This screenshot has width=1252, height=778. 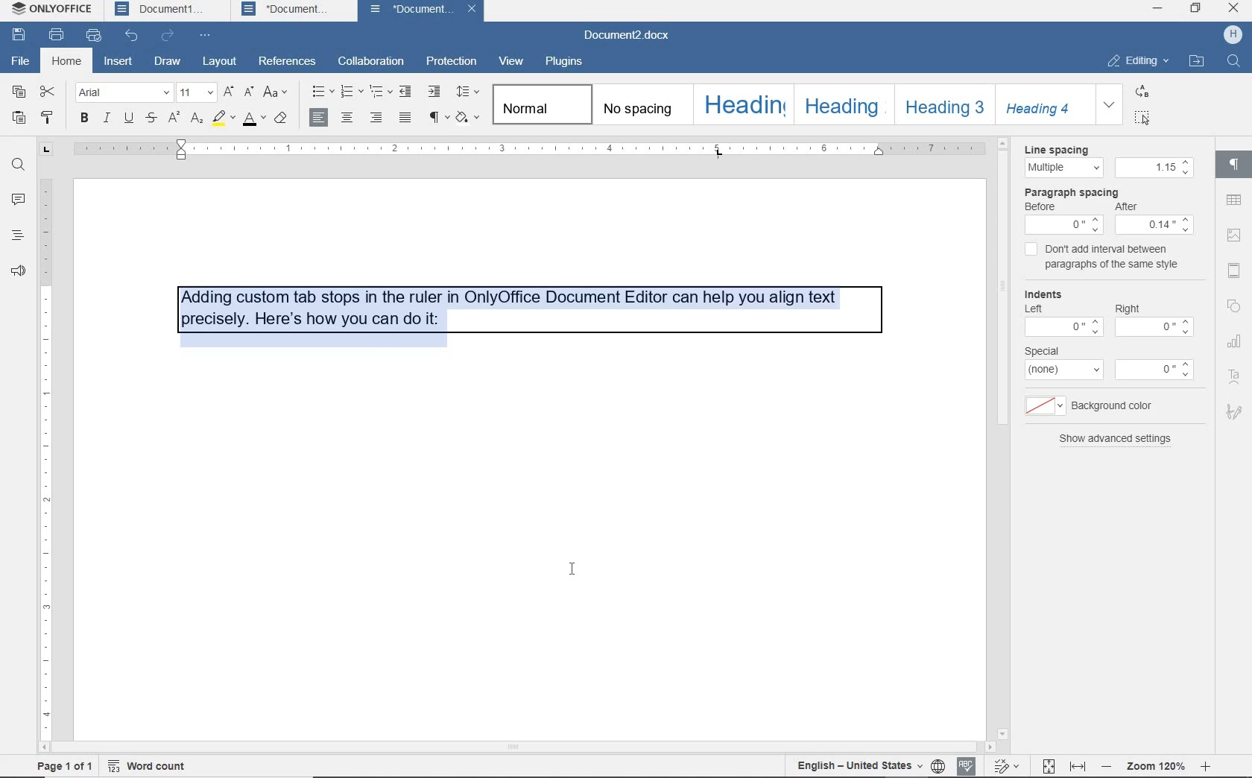 What do you see at coordinates (1233, 64) in the screenshot?
I see `search` at bounding box center [1233, 64].